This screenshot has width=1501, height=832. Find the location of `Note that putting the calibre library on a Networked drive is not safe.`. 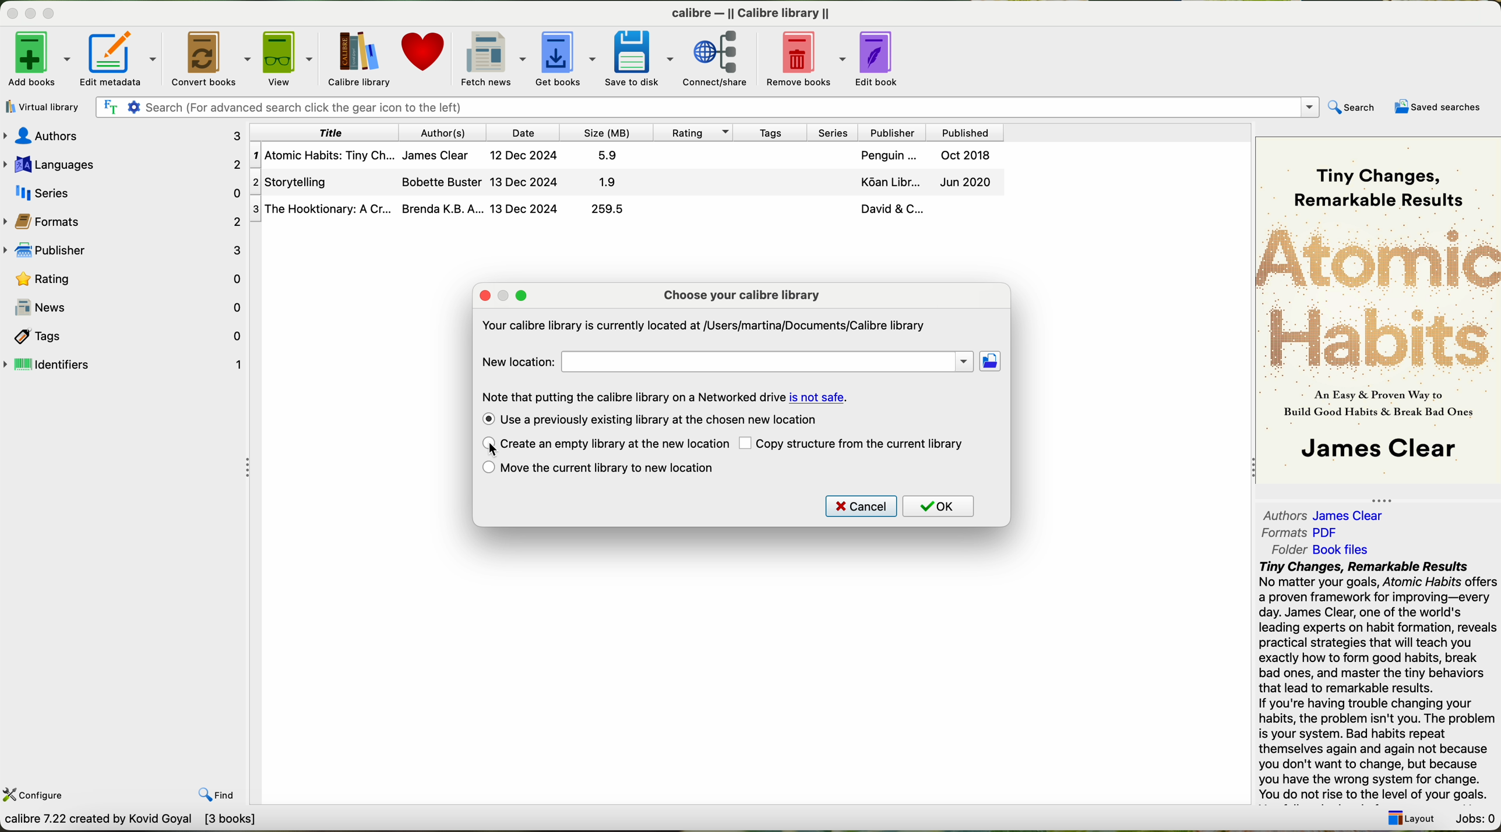

Note that putting the calibre library on a Networked drive is not safe. is located at coordinates (666, 396).